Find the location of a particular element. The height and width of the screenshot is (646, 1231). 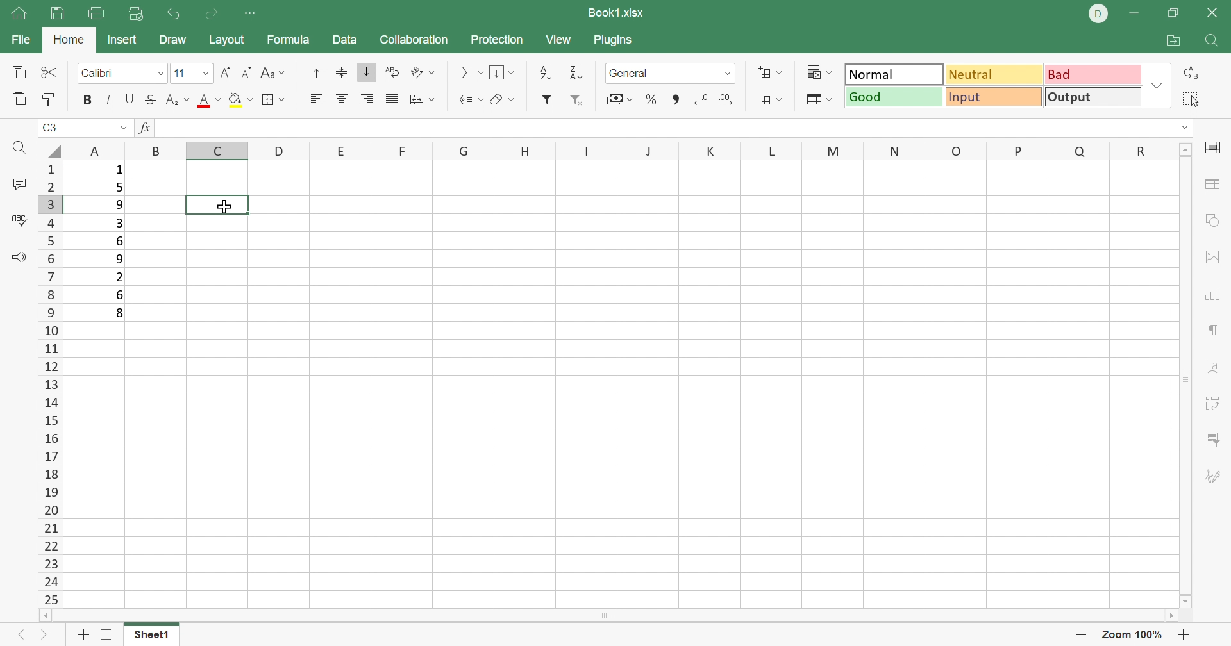

Align Middle is located at coordinates (338, 74).